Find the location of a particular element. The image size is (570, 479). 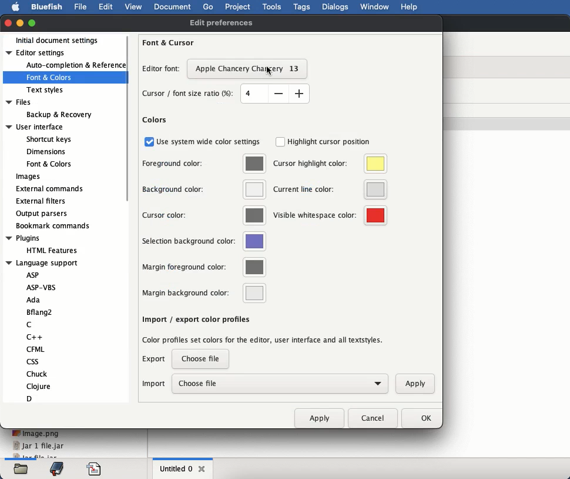

editor settings is located at coordinates (61, 71).